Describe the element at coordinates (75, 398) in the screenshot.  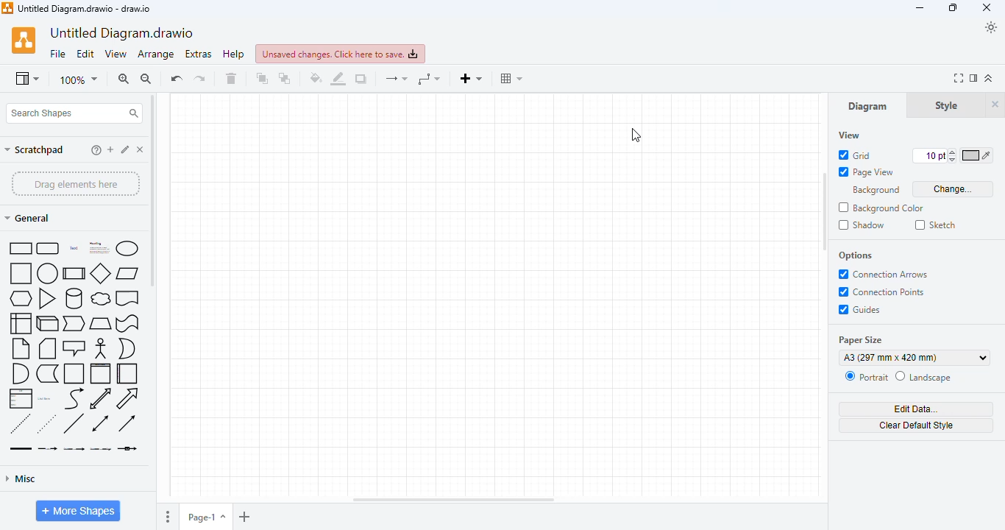
I see `curve` at that location.